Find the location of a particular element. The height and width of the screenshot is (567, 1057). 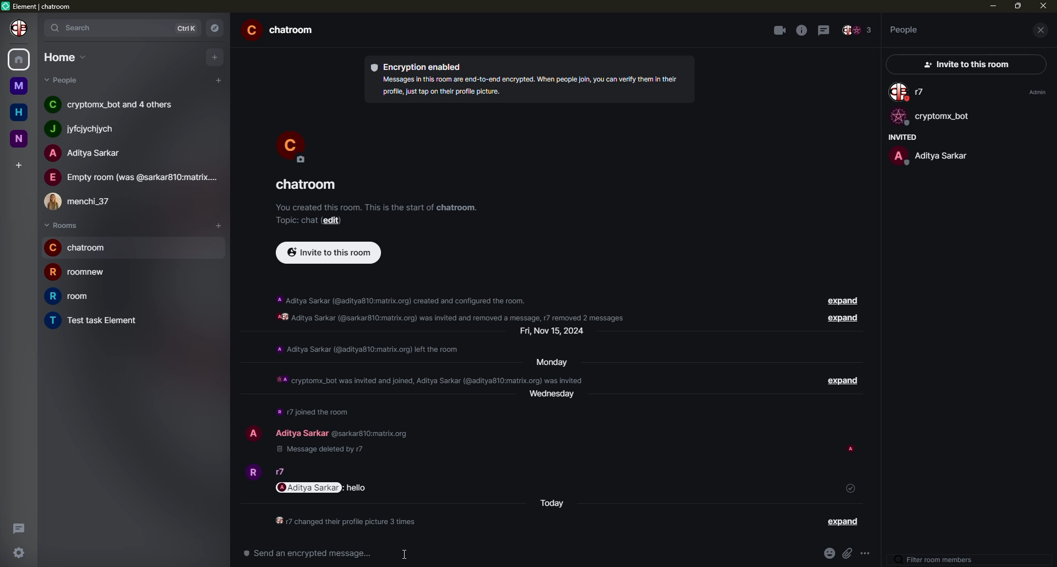

invited is located at coordinates (900, 137).